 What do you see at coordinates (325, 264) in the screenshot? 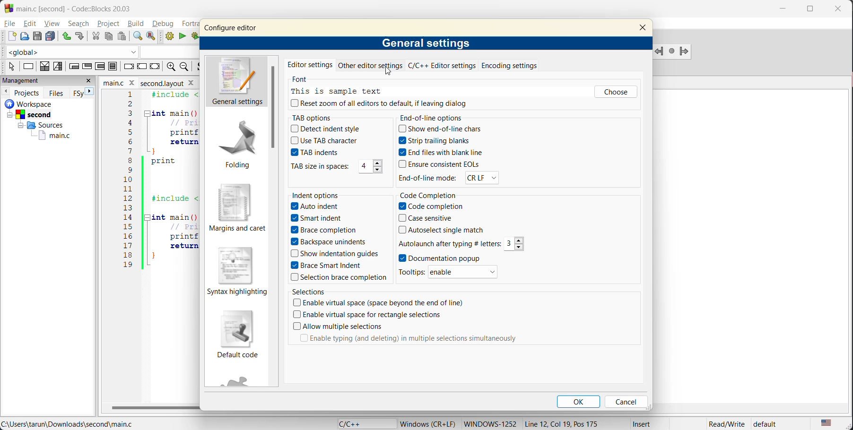
I see `Brace Smart Indent` at bounding box center [325, 264].